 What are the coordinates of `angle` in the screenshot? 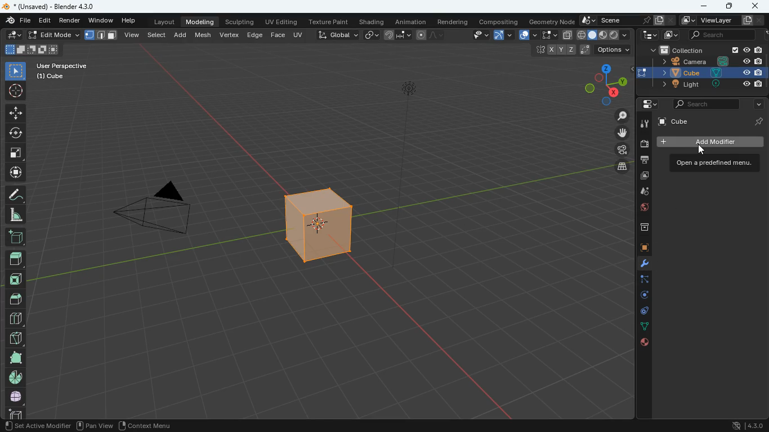 It's located at (14, 214).